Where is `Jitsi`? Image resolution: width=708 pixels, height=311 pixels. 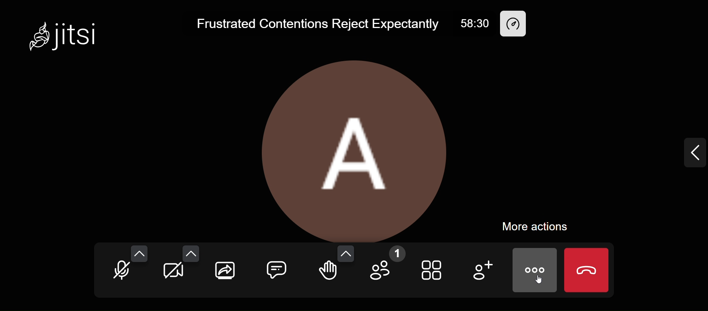 Jitsi is located at coordinates (64, 37).